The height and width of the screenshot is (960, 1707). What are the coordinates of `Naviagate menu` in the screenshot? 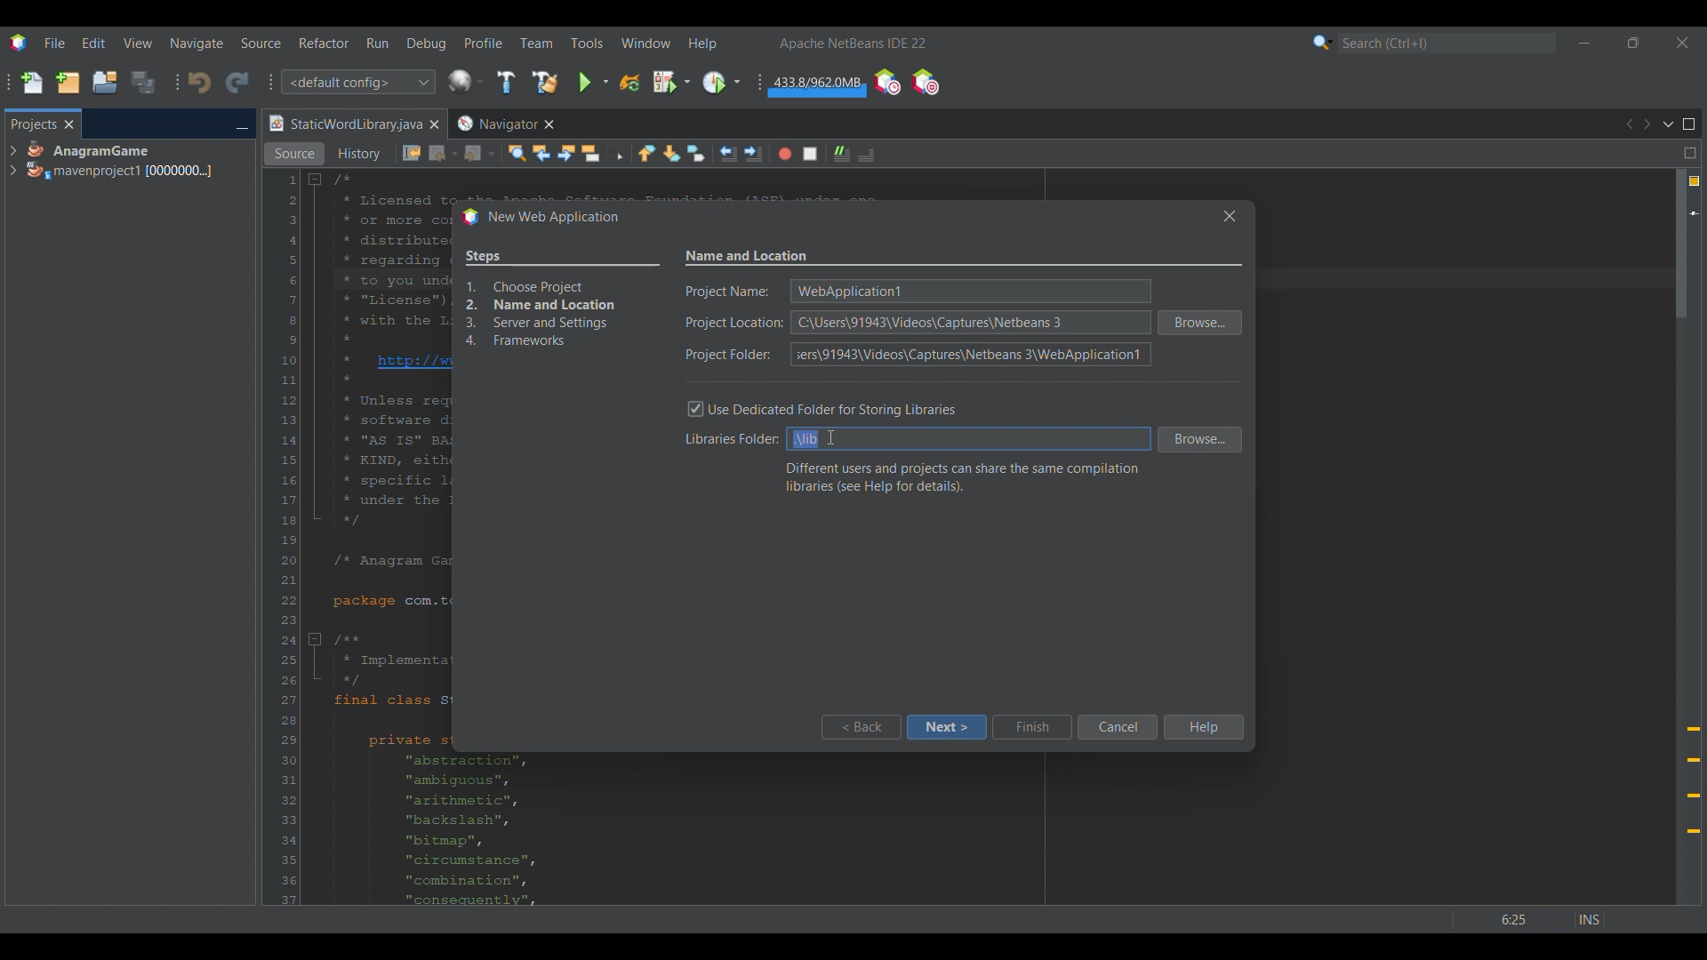 It's located at (196, 44).